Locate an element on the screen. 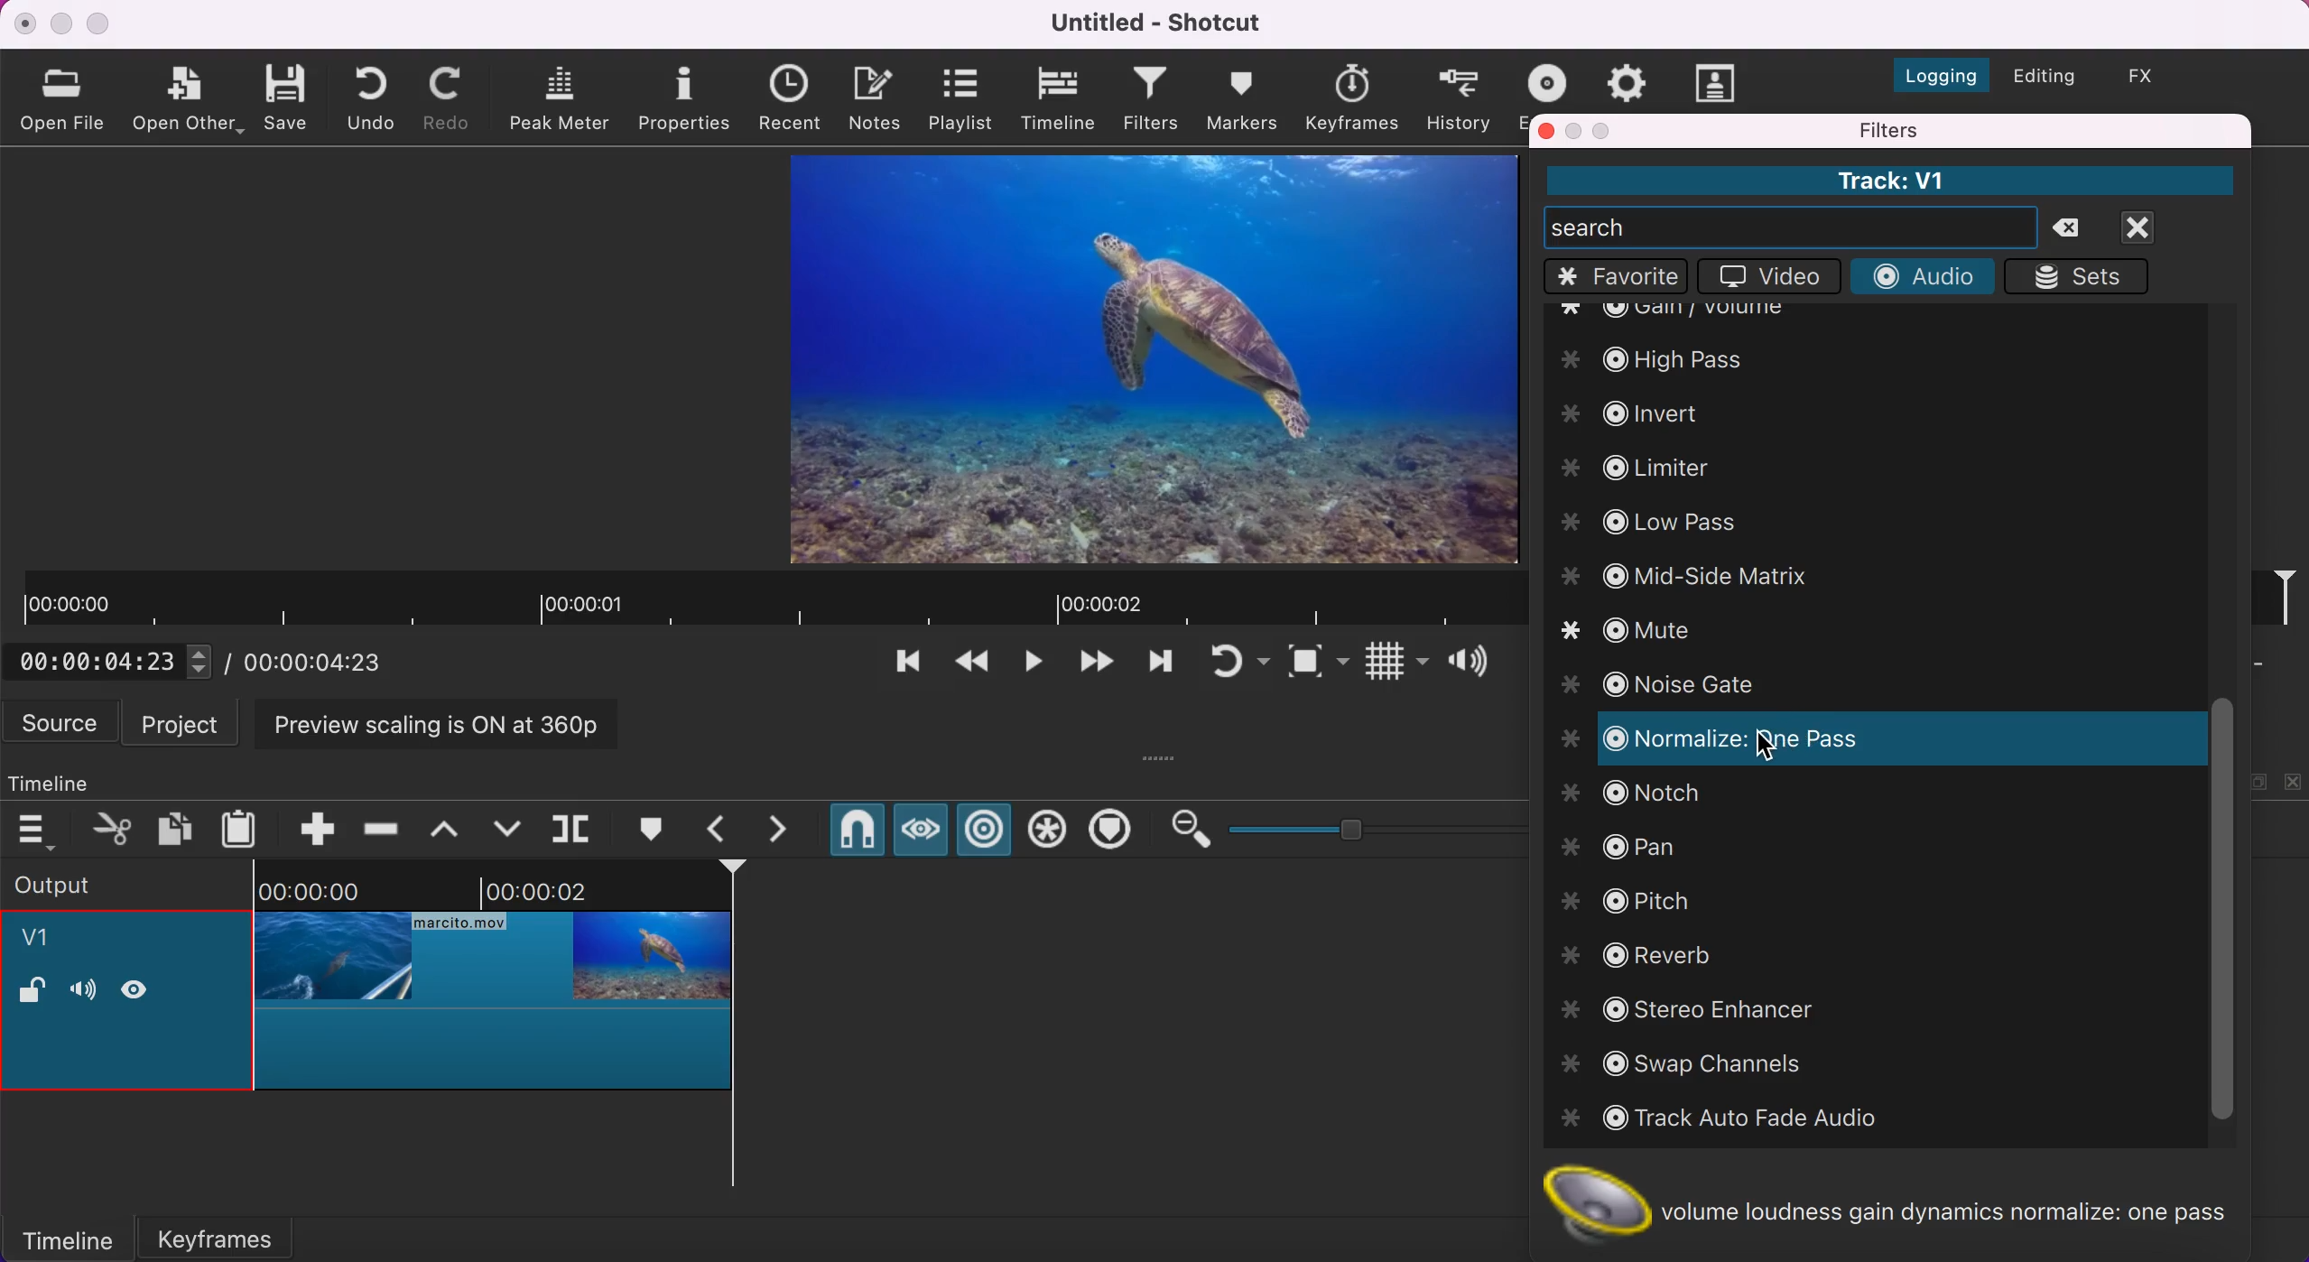 This screenshot has height=1262, width=2309. cropped clip is located at coordinates (494, 988).